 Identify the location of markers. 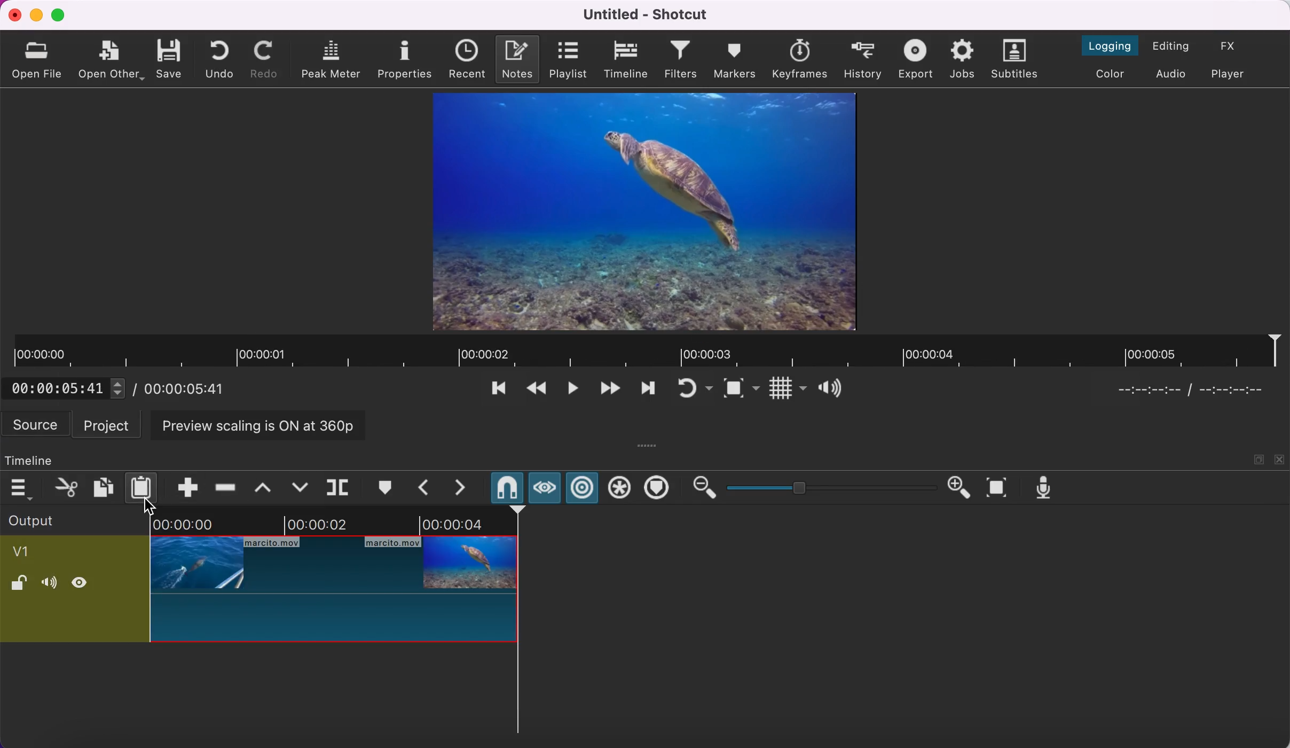
(735, 60).